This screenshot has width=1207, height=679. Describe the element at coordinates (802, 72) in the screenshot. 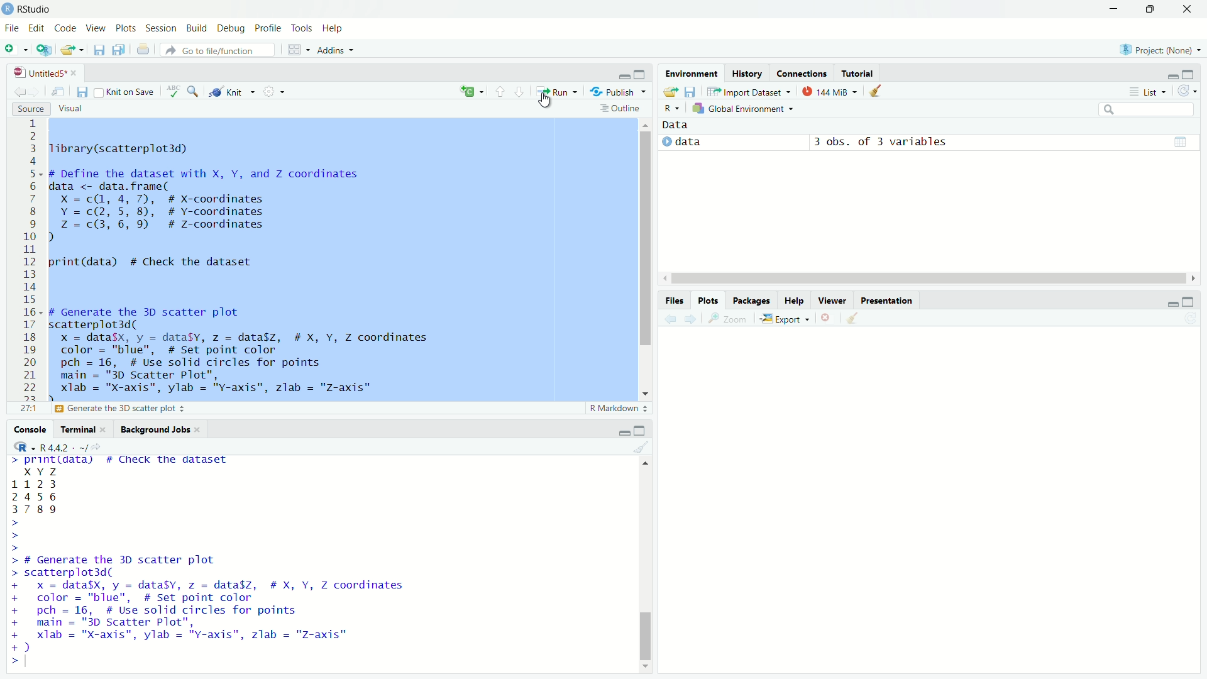

I see `connections` at that location.